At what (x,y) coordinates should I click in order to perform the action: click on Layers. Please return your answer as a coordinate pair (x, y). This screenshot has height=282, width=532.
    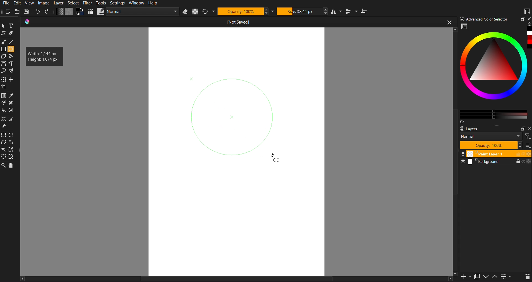
    Looking at the image, I should click on (470, 129).